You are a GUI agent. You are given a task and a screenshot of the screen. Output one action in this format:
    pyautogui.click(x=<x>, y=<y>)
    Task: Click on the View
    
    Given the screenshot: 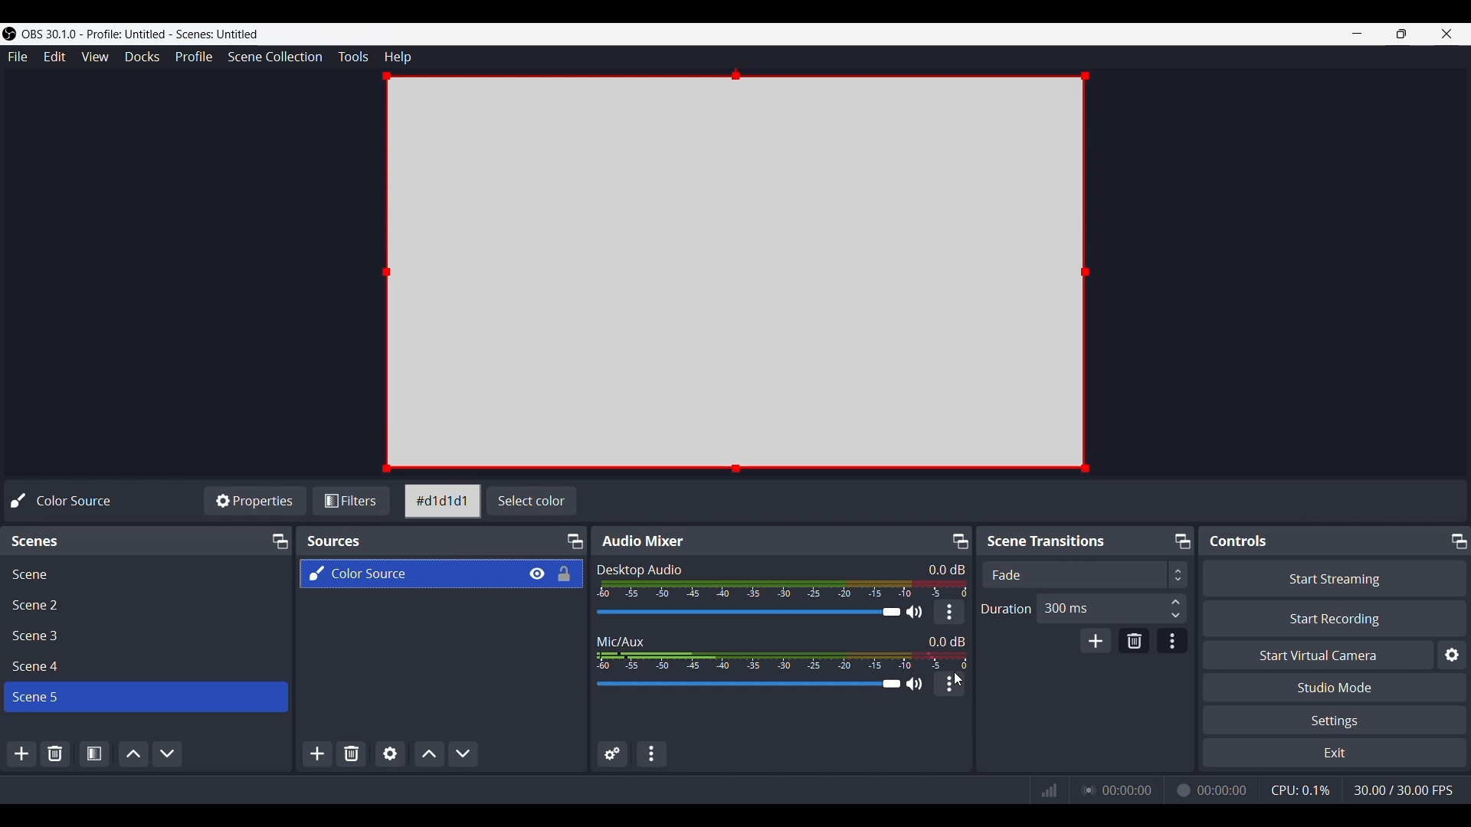 What is the action you would take?
    pyautogui.click(x=94, y=57)
    